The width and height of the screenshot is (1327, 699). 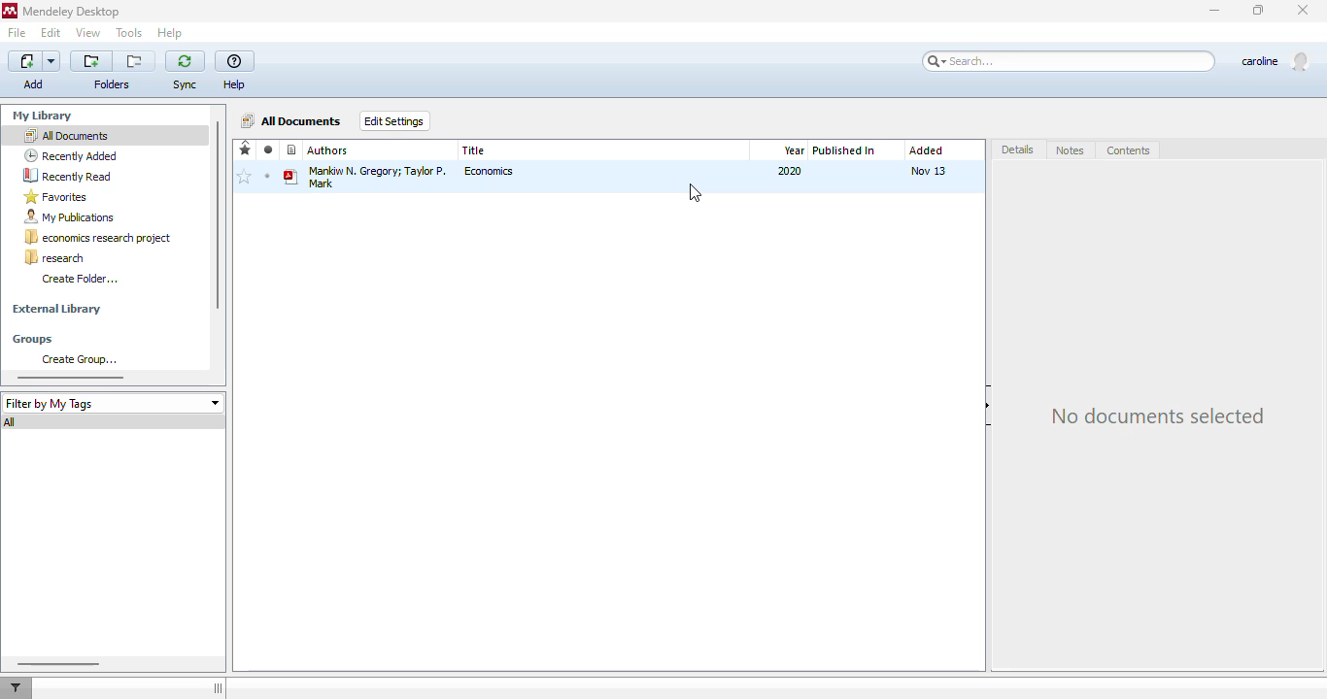 What do you see at coordinates (57, 308) in the screenshot?
I see `external library` at bounding box center [57, 308].